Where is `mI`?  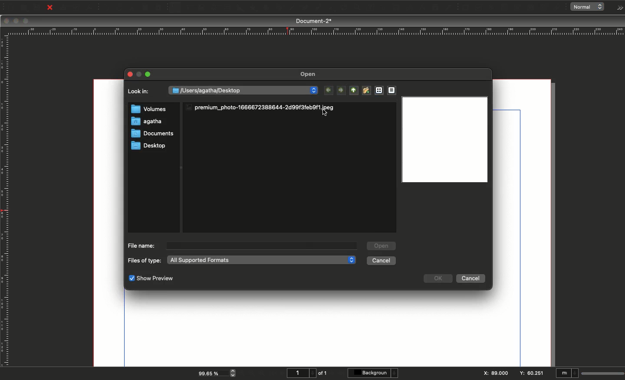 mI is located at coordinates (567, 374).